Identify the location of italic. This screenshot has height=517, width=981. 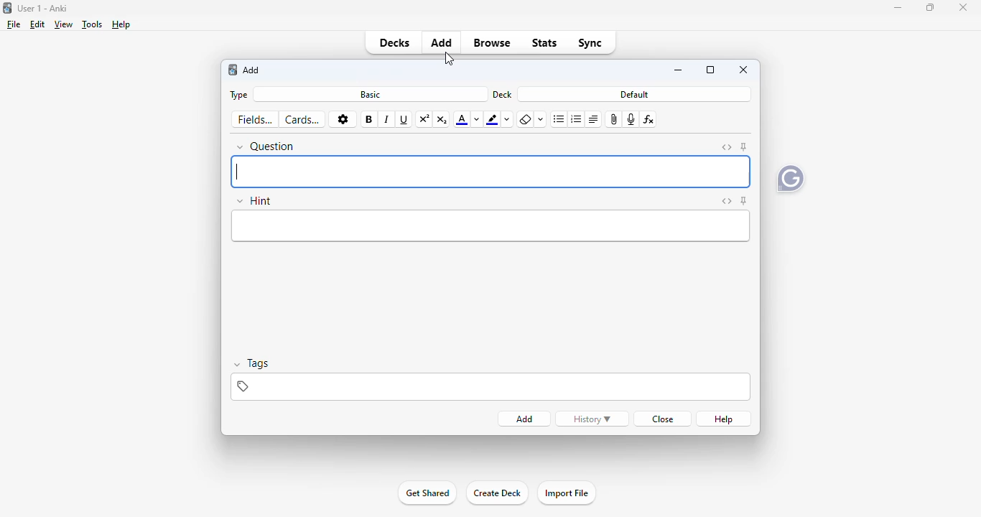
(387, 120).